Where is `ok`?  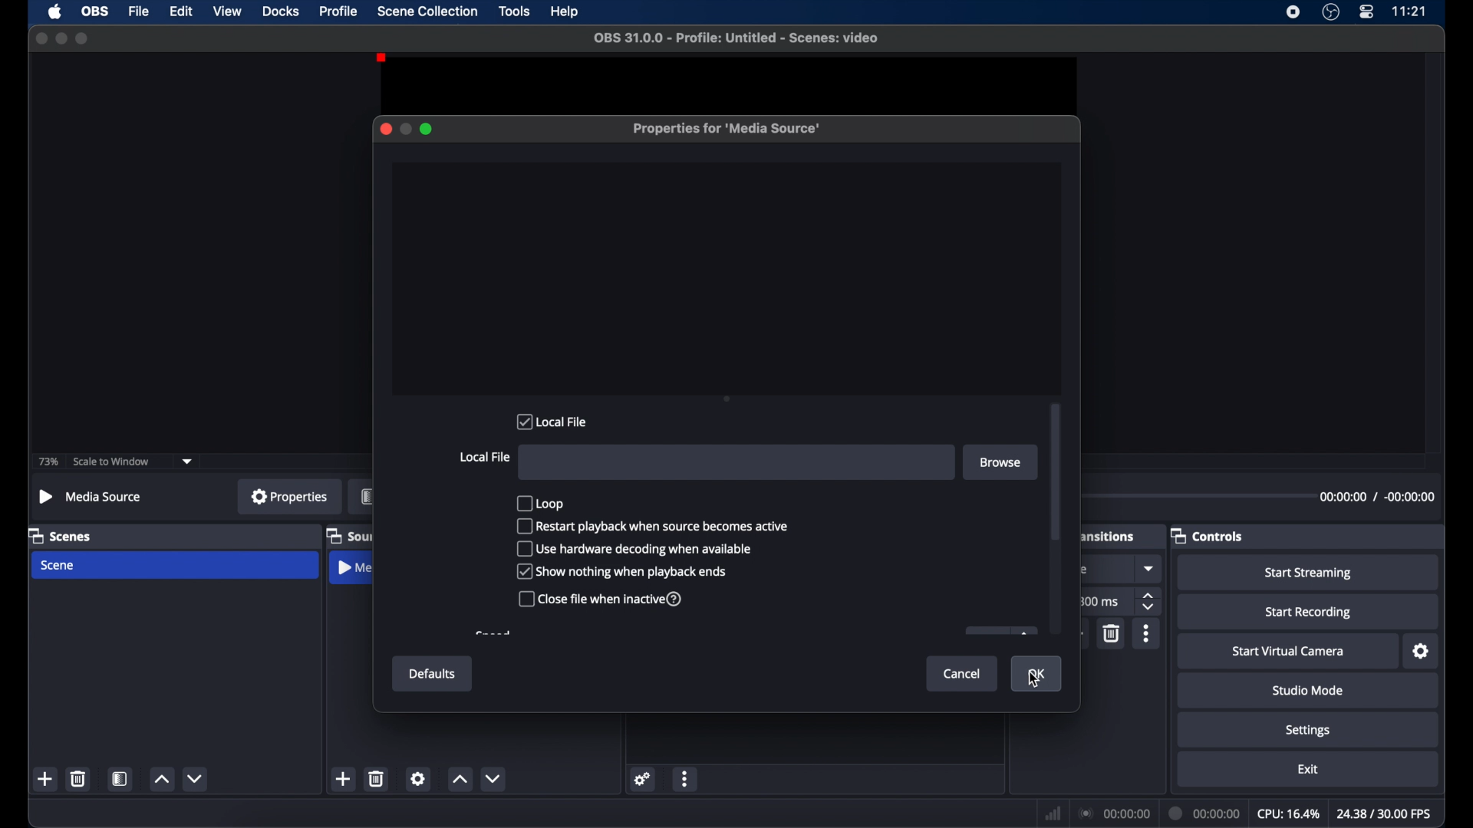 ok is located at coordinates (1037, 675).